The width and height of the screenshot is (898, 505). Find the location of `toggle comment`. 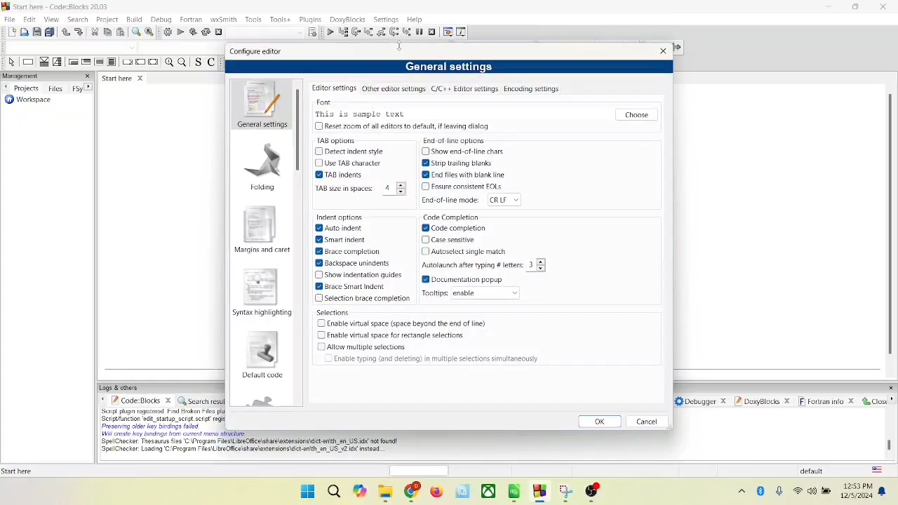

toggle comment is located at coordinates (210, 62).